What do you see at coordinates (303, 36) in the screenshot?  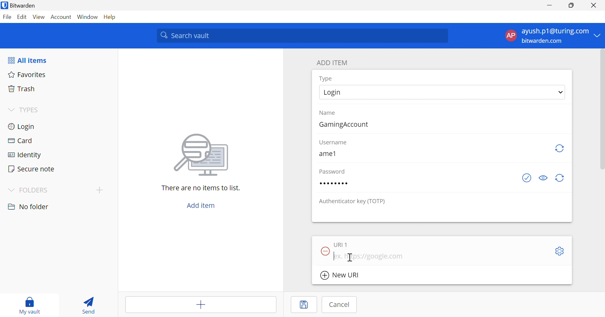 I see `Search vault` at bounding box center [303, 36].